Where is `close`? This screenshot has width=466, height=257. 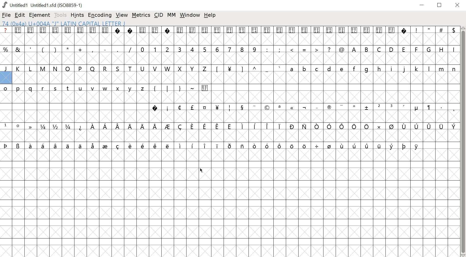
close is located at coordinates (458, 5).